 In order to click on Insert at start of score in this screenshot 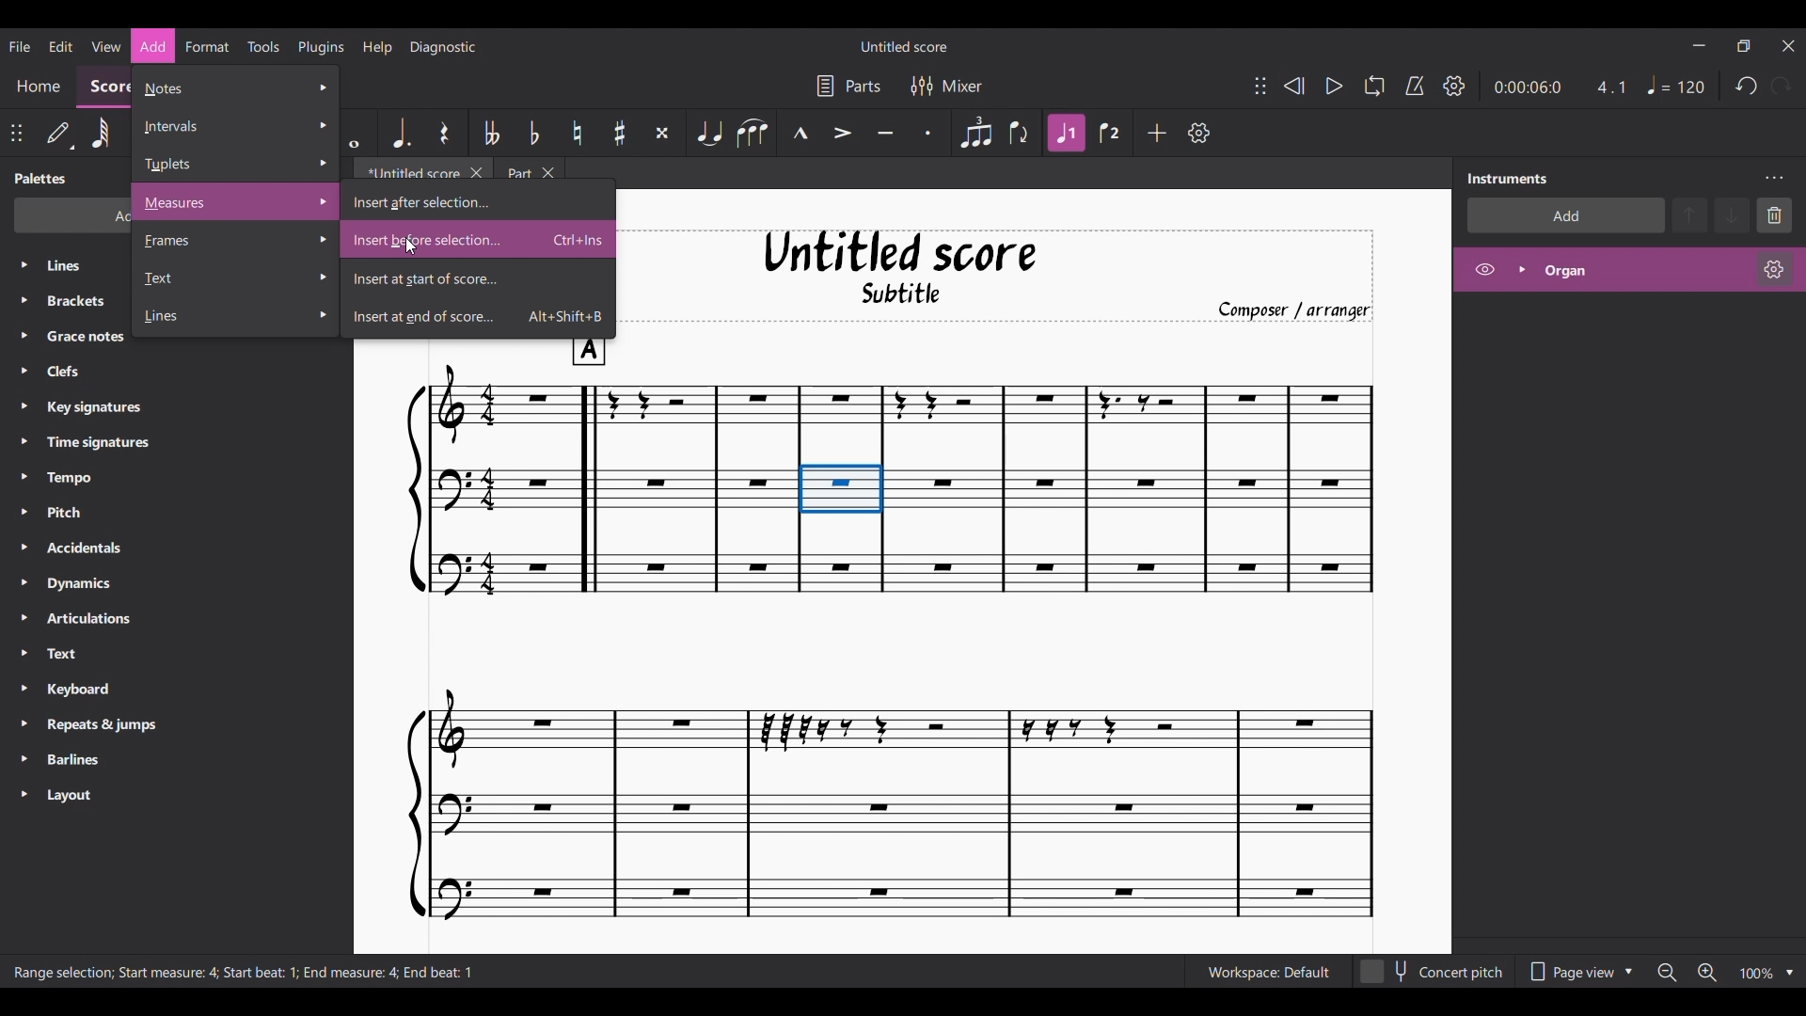, I will do `click(478, 278)`.